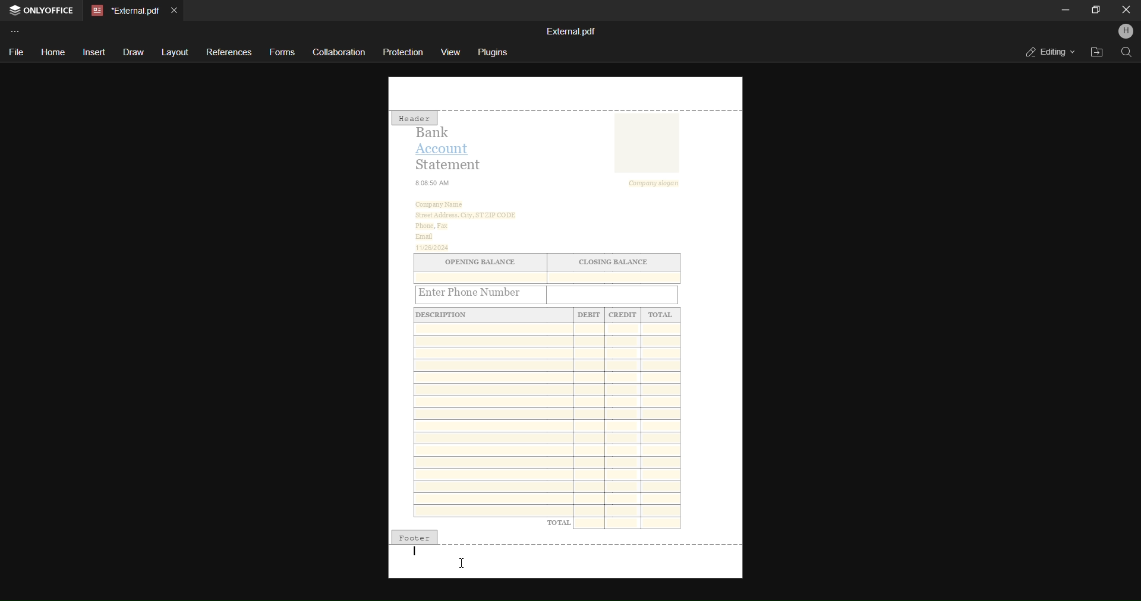 The image size is (1141, 601). What do you see at coordinates (447, 148) in the screenshot?
I see `Account` at bounding box center [447, 148].